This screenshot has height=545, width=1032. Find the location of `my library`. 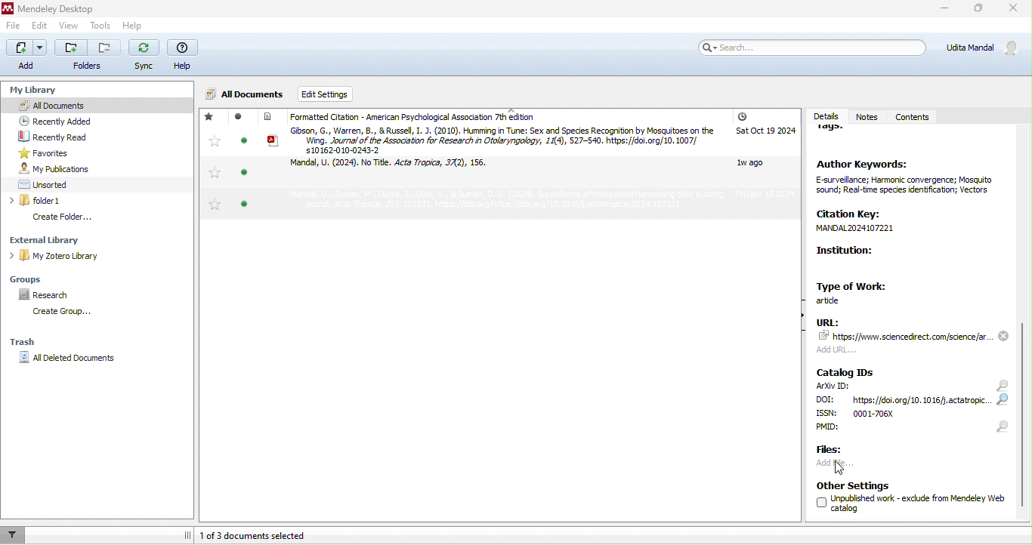

my library is located at coordinates (31, 87).